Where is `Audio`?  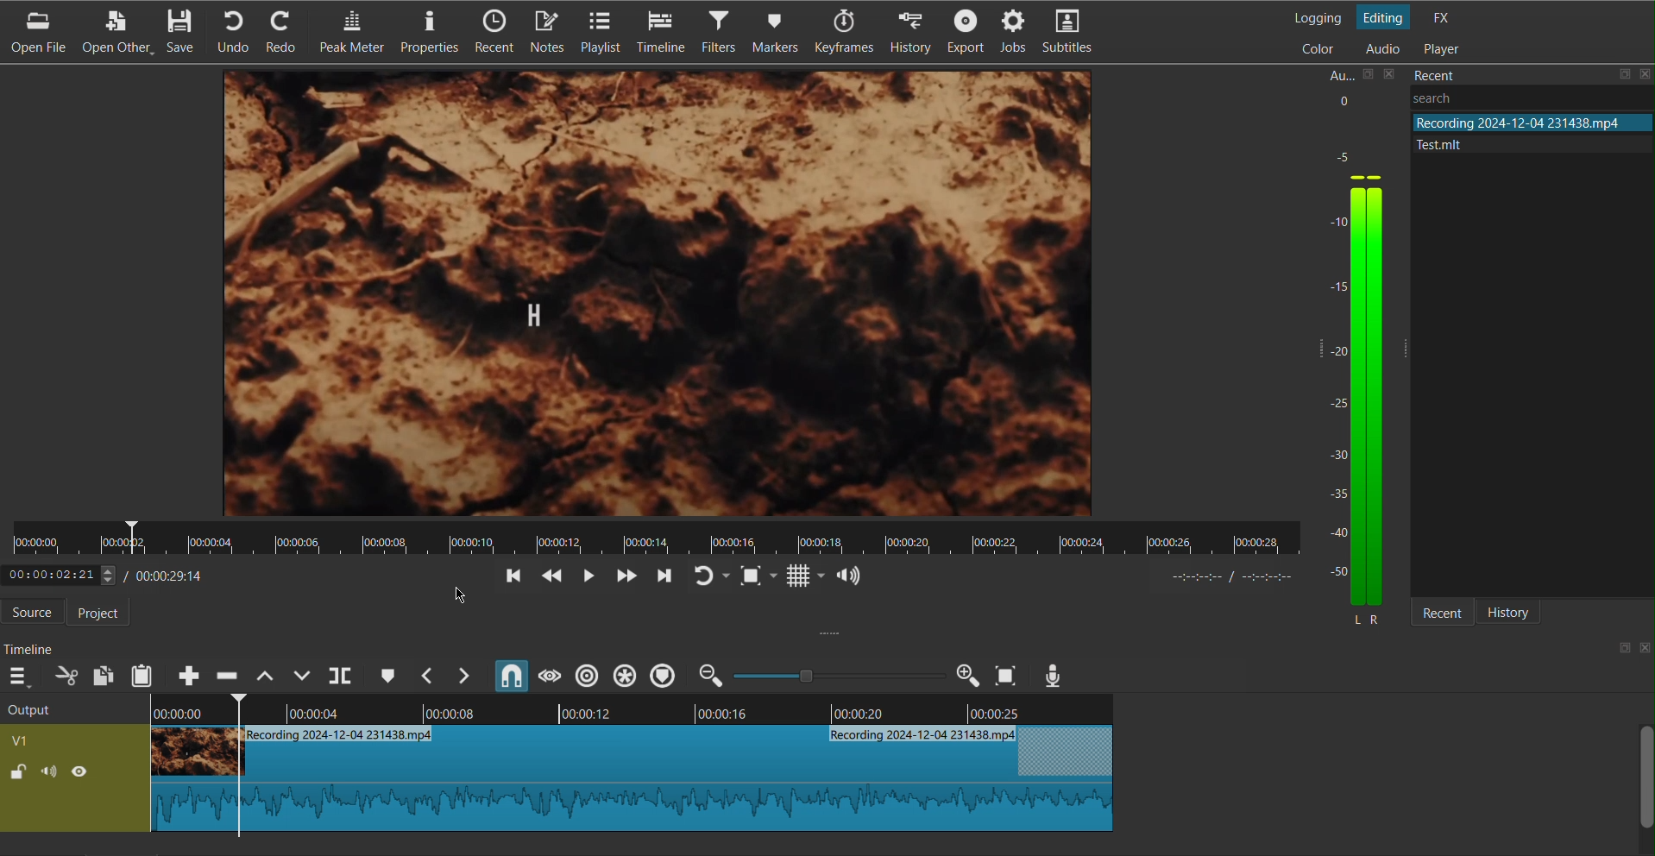 Audio is located at coordinates (1381, 49).